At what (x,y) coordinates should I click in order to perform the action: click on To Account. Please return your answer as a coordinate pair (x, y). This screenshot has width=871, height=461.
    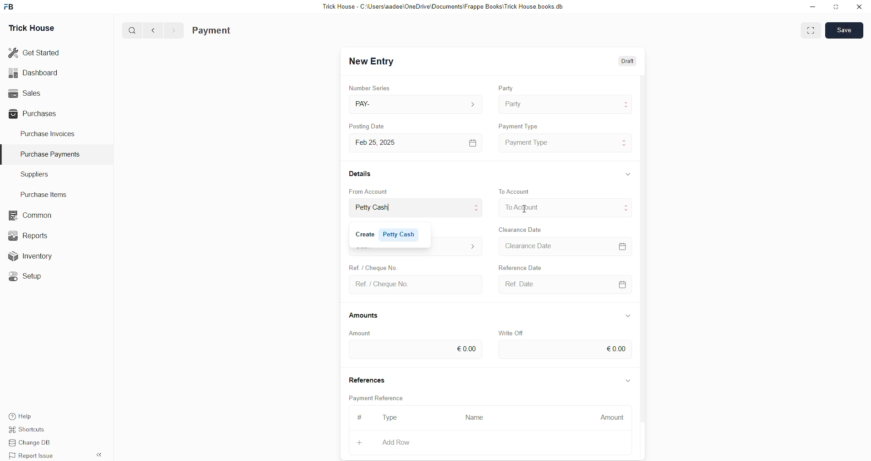
    Looking at the image, I should click on (523, 207).